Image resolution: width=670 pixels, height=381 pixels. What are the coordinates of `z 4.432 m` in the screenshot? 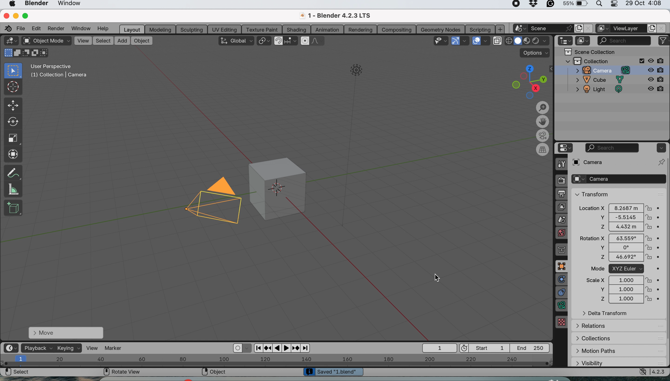 It's located at (623, 227).